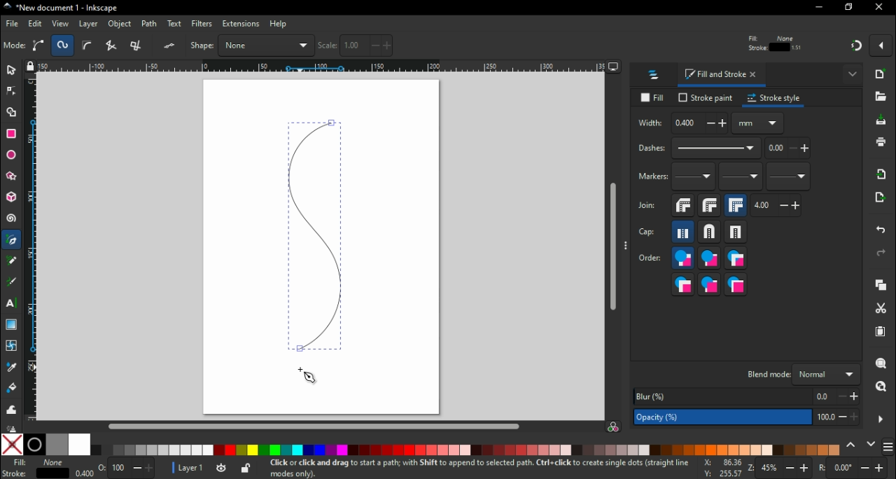  I want to click on selector tool, so click(12, 73).